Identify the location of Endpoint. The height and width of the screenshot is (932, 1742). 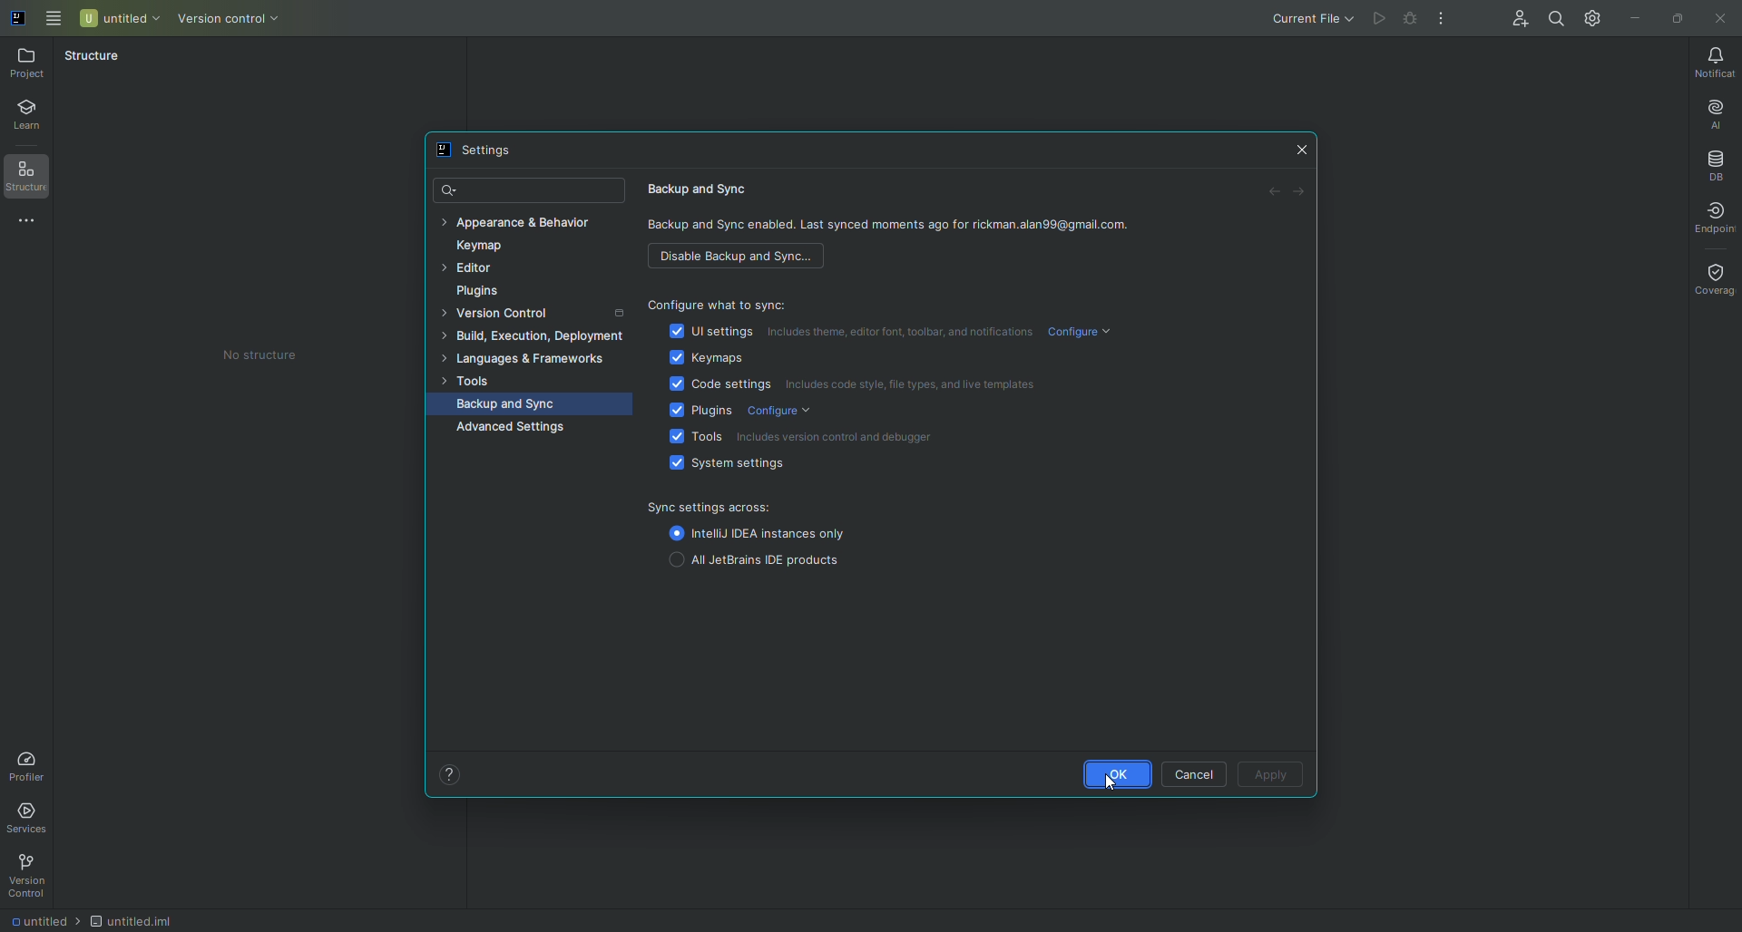
(1708, 217).